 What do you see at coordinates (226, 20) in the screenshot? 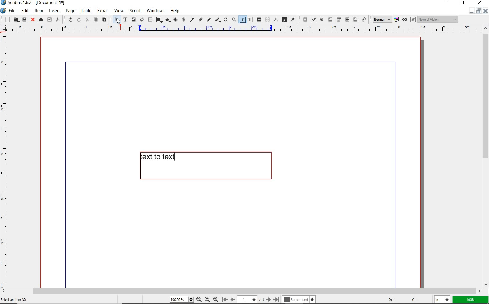
I see `rotate item` at bounding box center [226, 20].